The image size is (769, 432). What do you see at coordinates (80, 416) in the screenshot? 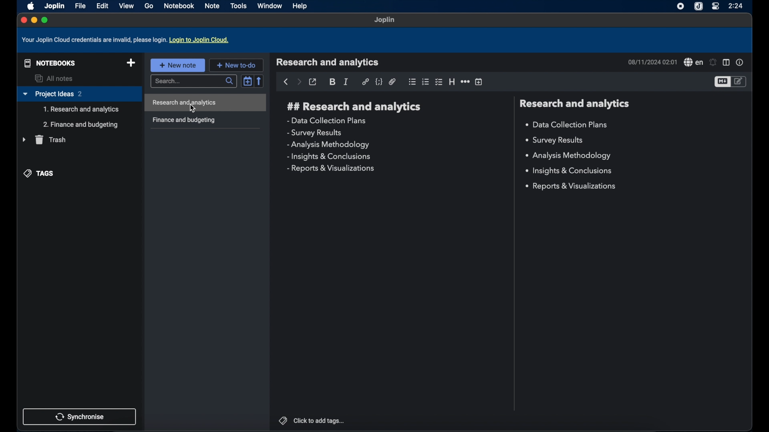
I see `synchronise` at bounding box center [80, 416].